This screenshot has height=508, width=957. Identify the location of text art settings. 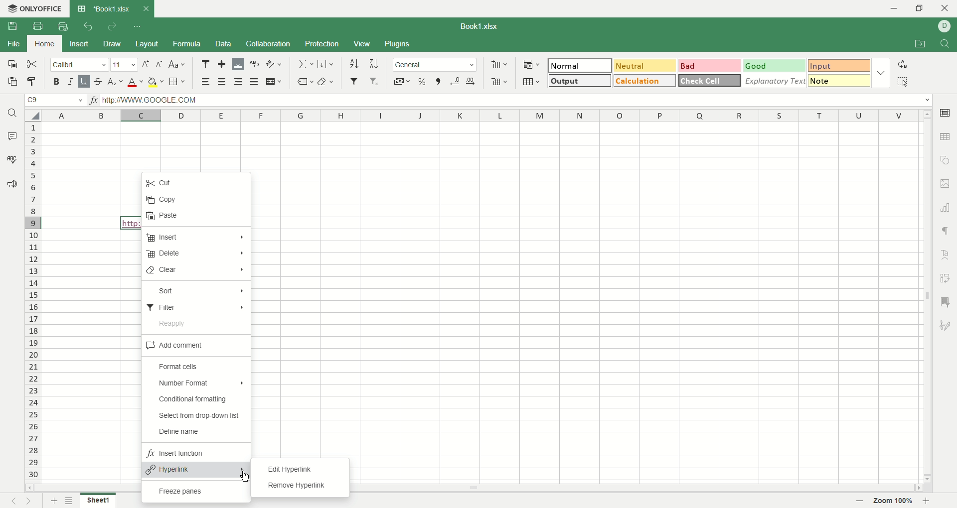
(945, 252).